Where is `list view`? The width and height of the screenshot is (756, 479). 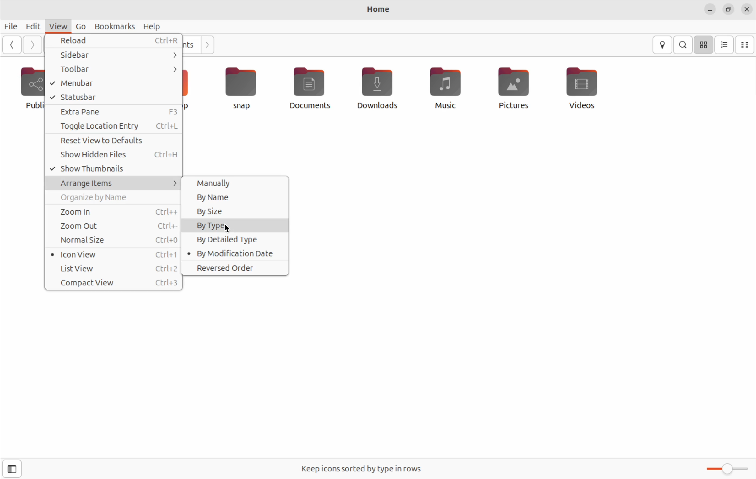 list view is located at coordinates (114, 268).